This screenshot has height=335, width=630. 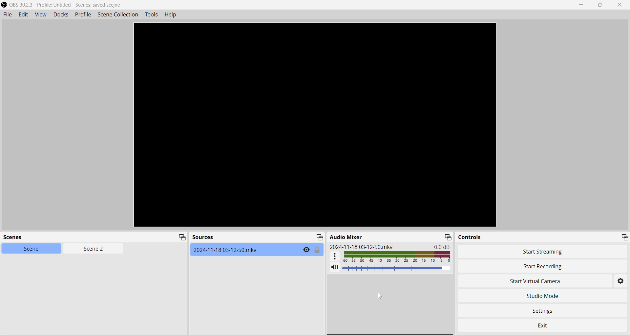 I want to click on Audio graph, so click(x=391, y=256).